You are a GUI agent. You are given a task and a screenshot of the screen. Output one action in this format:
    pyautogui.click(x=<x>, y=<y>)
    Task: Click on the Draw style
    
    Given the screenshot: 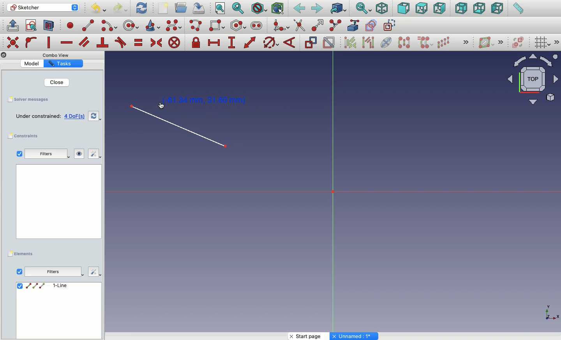 What is the action you would take?
    pyautogui.click(x=259, y=8)
    